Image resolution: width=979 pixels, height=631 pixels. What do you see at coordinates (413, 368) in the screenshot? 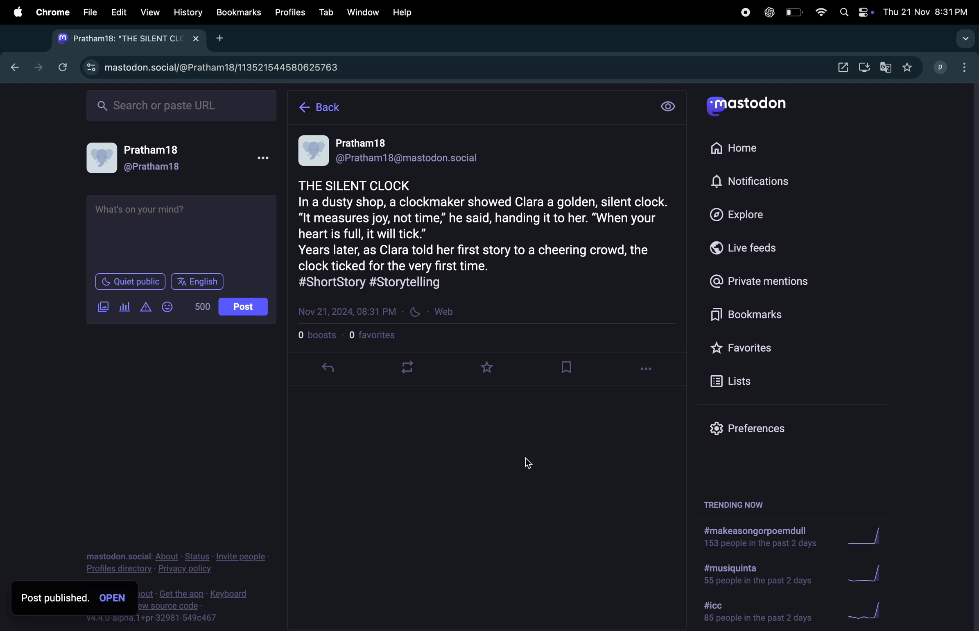
I see `loop` at bounding box center [413, 368].